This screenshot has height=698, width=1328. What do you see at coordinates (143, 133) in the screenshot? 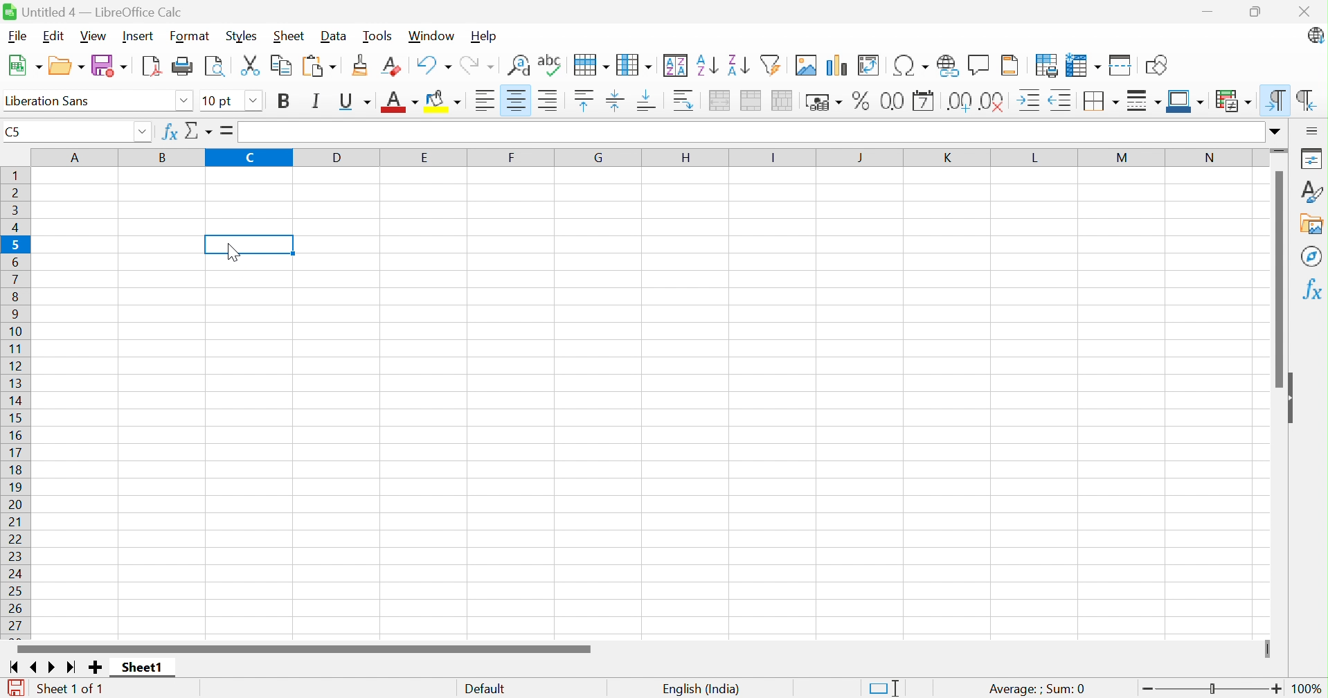
I see `Drop Down` at bounding box center [143, 133].